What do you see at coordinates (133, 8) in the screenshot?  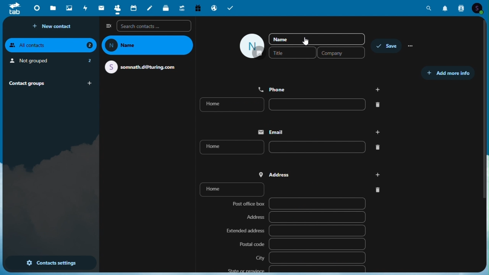 I see `Calendar` at bounding box center [133, 8].